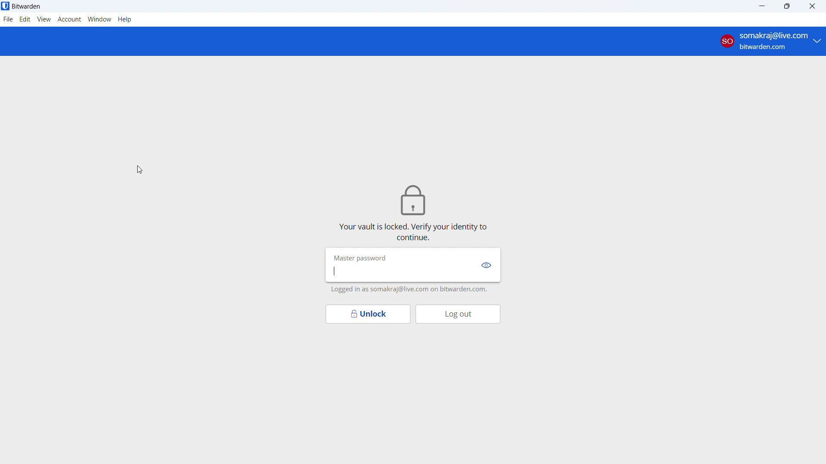  Describe the element at coordinates (27, 6) in the screenshot. I see `title` at that location.